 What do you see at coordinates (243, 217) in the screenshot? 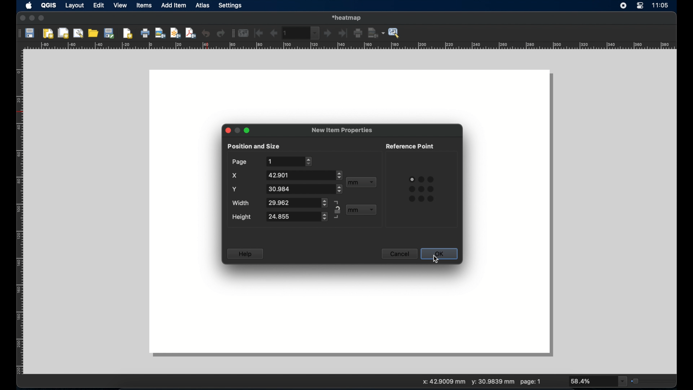
I see `height` at bounding box center [243, 217].